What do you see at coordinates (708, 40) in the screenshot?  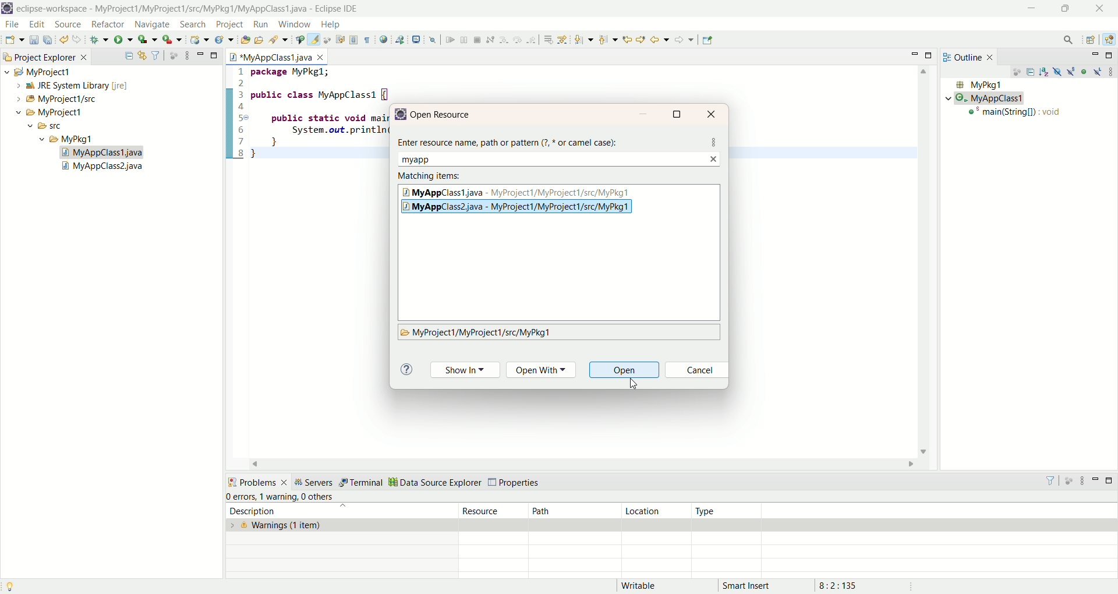 I see `Pin editor` at bounding box center [708, 40].